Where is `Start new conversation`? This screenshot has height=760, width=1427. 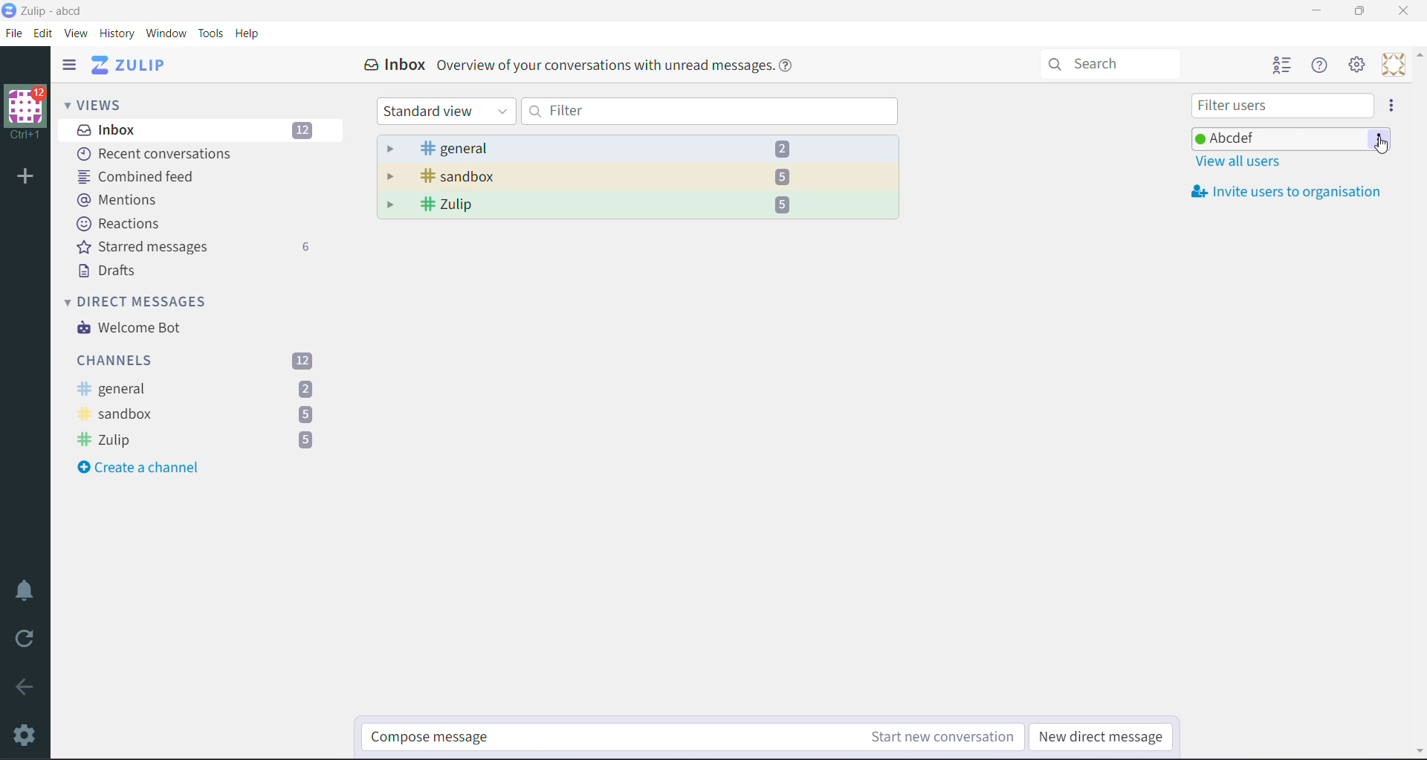
Start new conversation is located at coordinates (908, 737).